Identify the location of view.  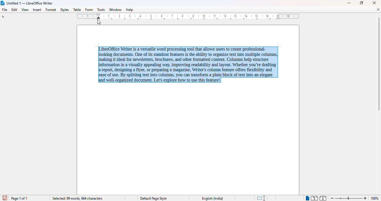
(25, 9).